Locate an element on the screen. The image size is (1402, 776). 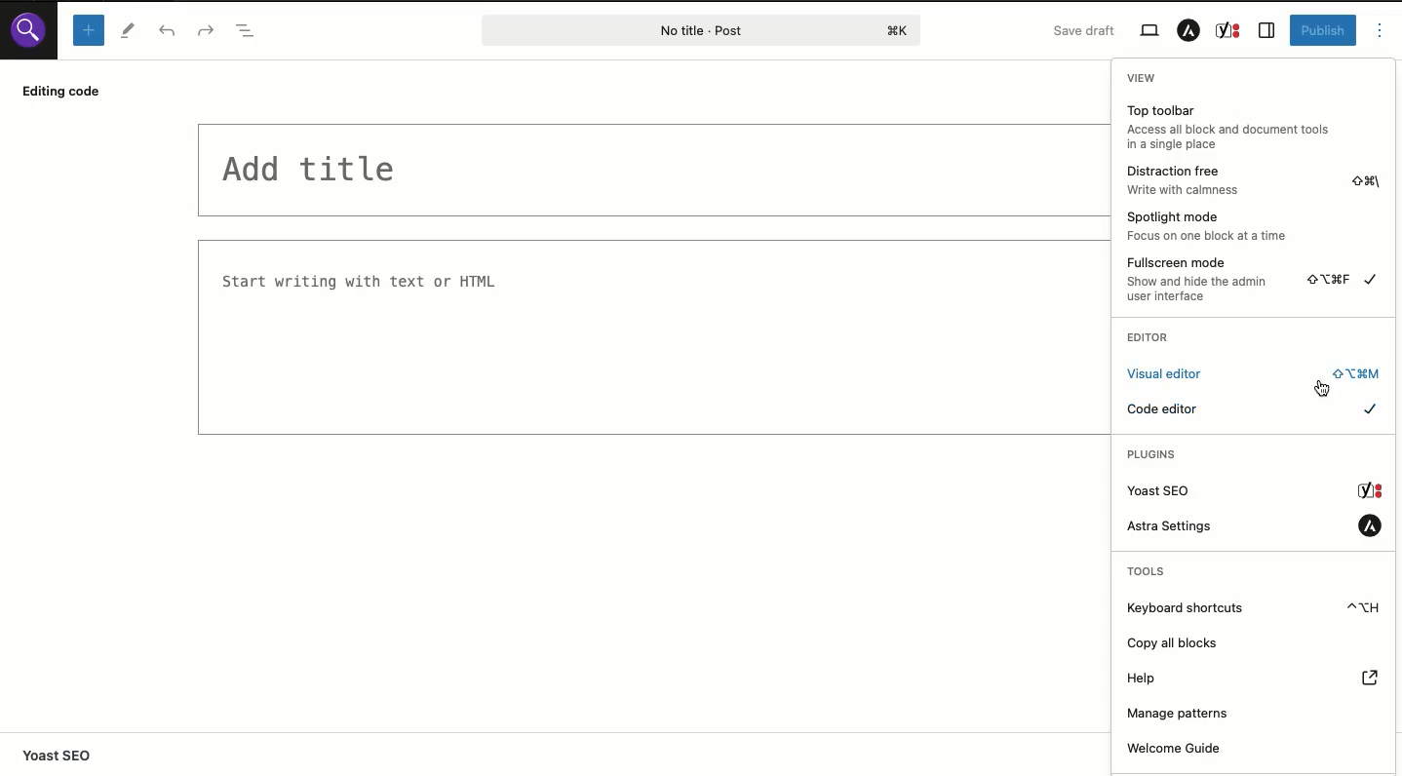
Plugins is located at coordinates (1152, 455).